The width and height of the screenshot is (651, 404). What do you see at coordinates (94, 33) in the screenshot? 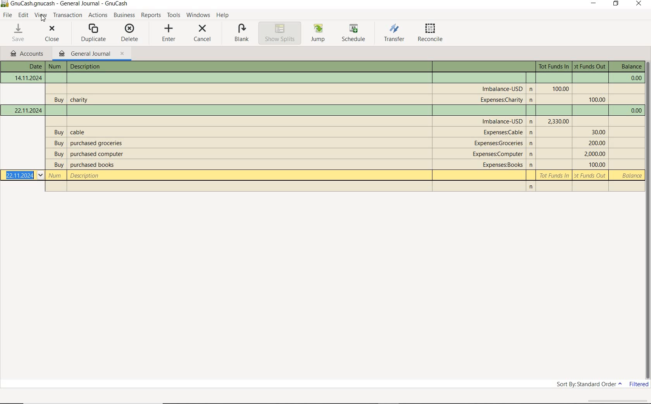
I see `DUPLICATE` at bounding box center [94, 33].